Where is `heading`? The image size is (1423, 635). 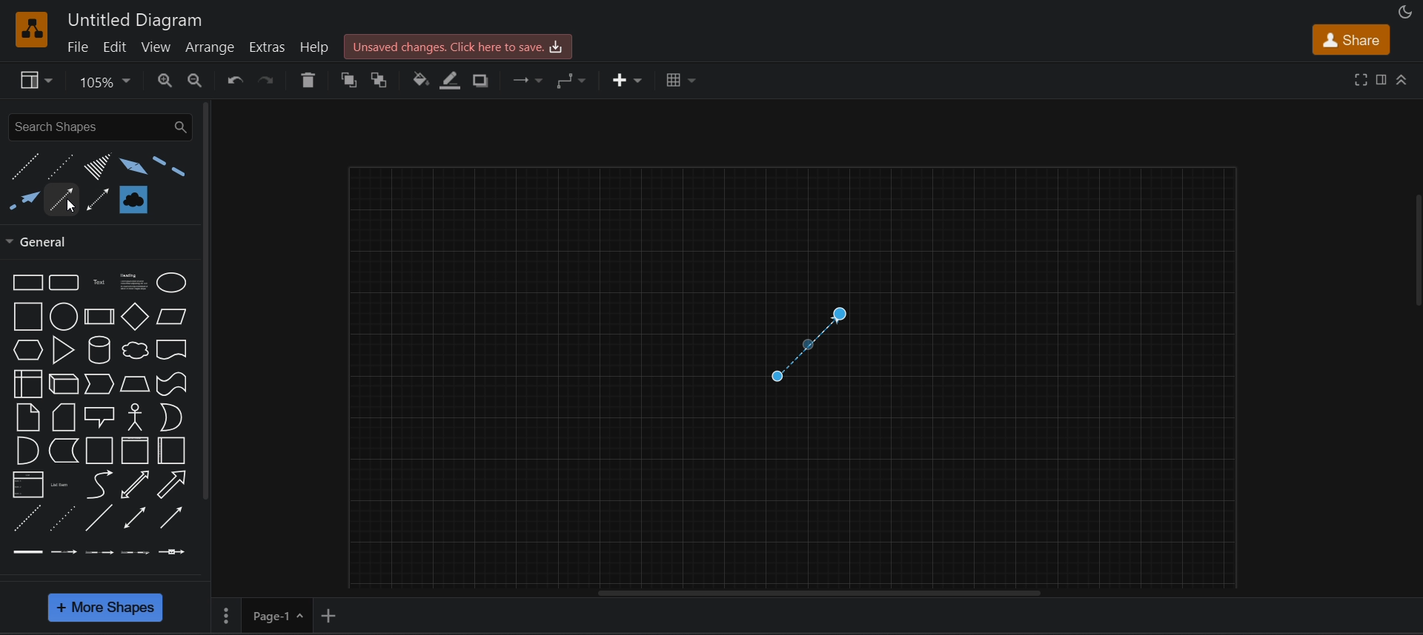
heading is located at coordinates (130, 282).